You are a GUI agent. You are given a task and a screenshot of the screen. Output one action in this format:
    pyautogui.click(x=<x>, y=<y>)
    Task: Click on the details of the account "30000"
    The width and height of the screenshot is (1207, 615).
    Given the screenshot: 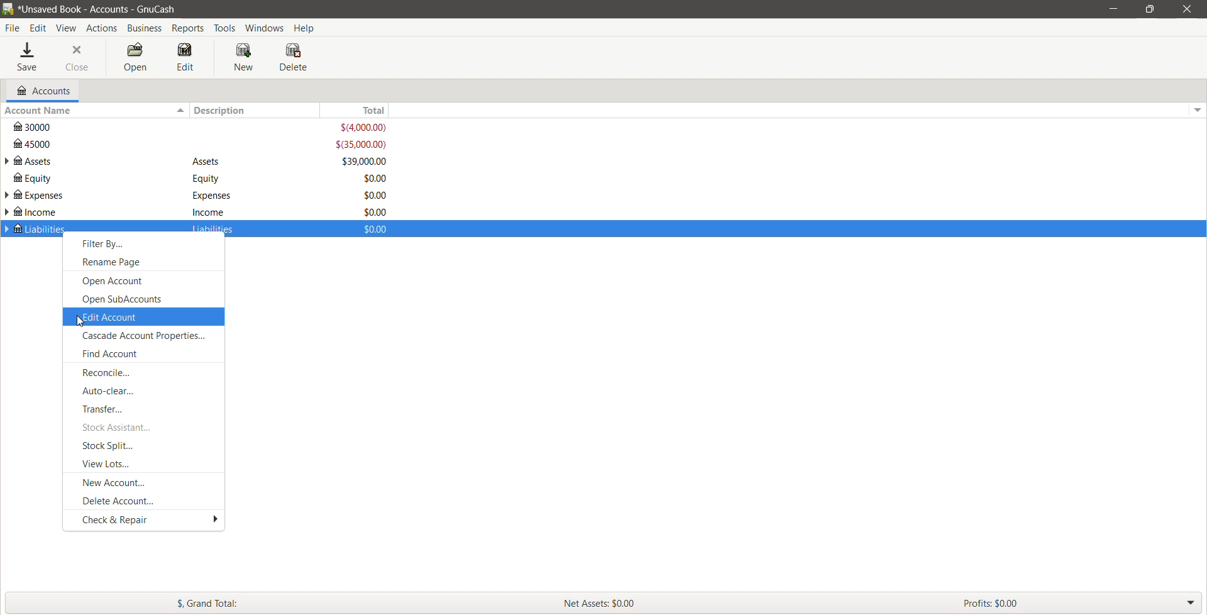 What is the action you would take?
    pyautogui.click(x=202, y=128)
    